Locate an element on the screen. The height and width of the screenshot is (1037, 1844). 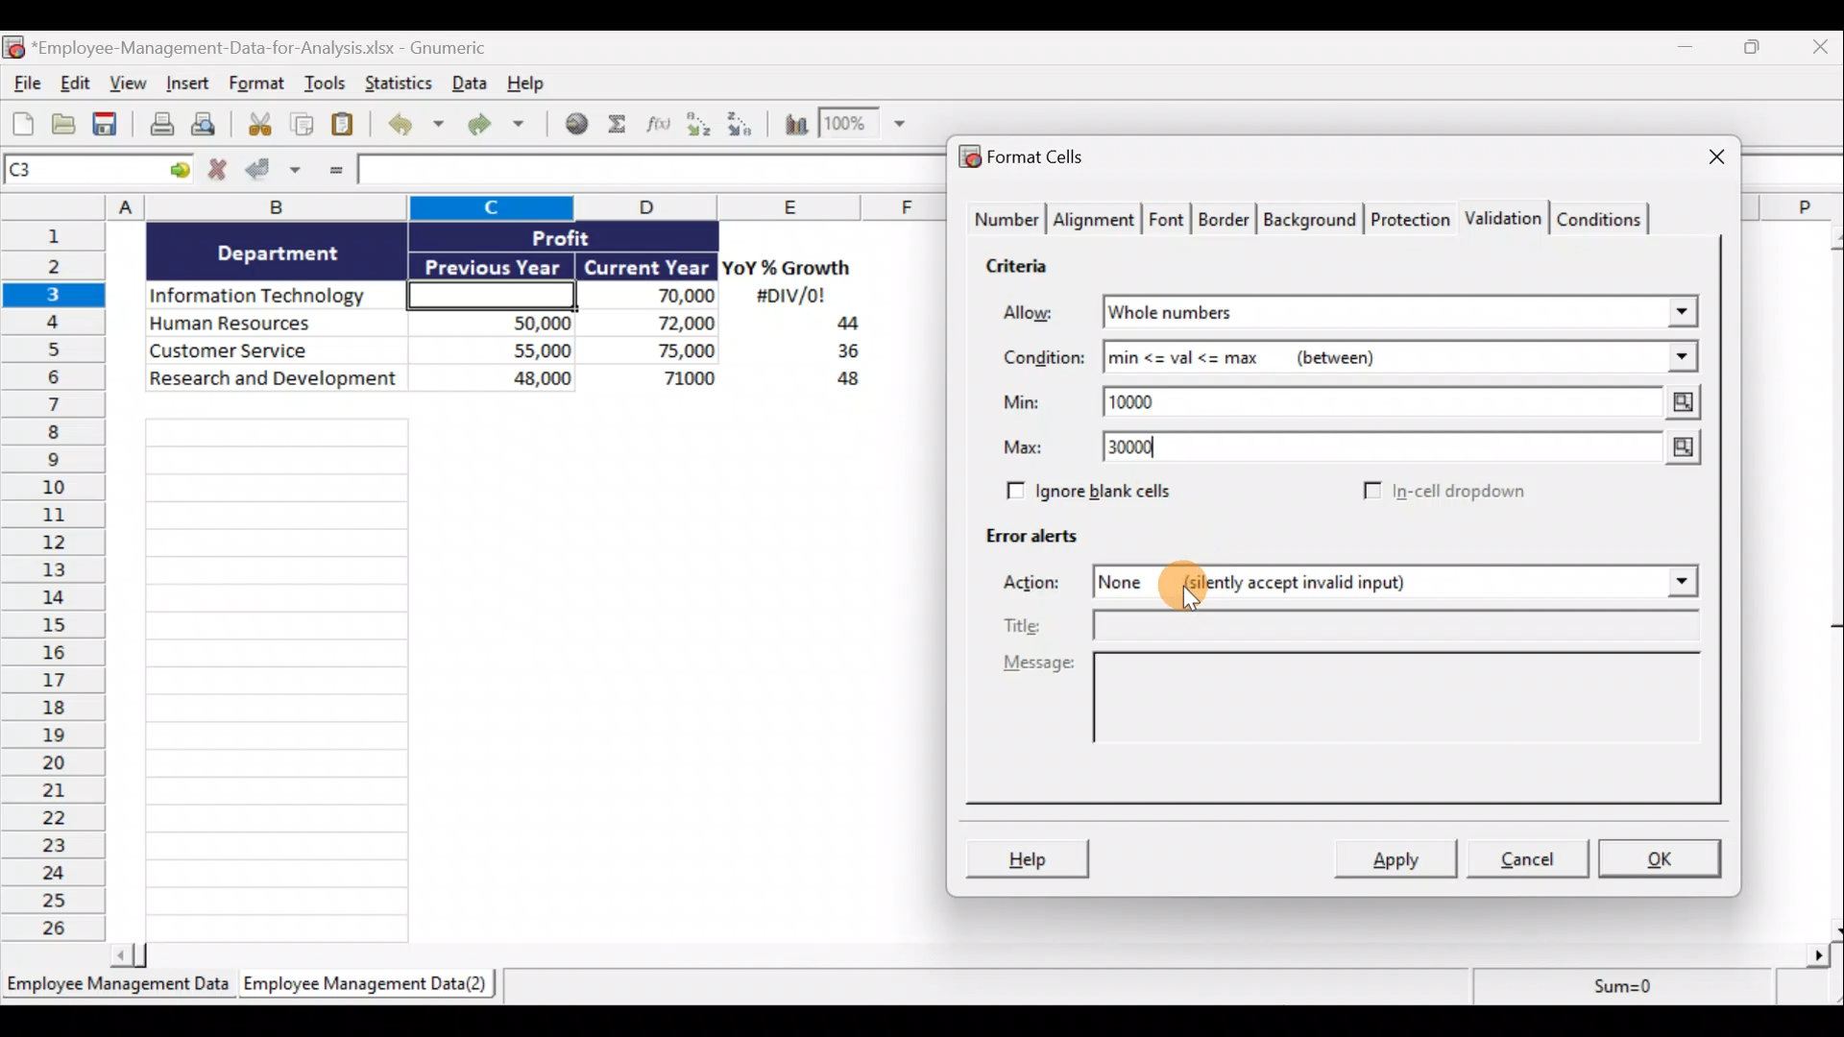
Go to is located at coordinates (180, 171).